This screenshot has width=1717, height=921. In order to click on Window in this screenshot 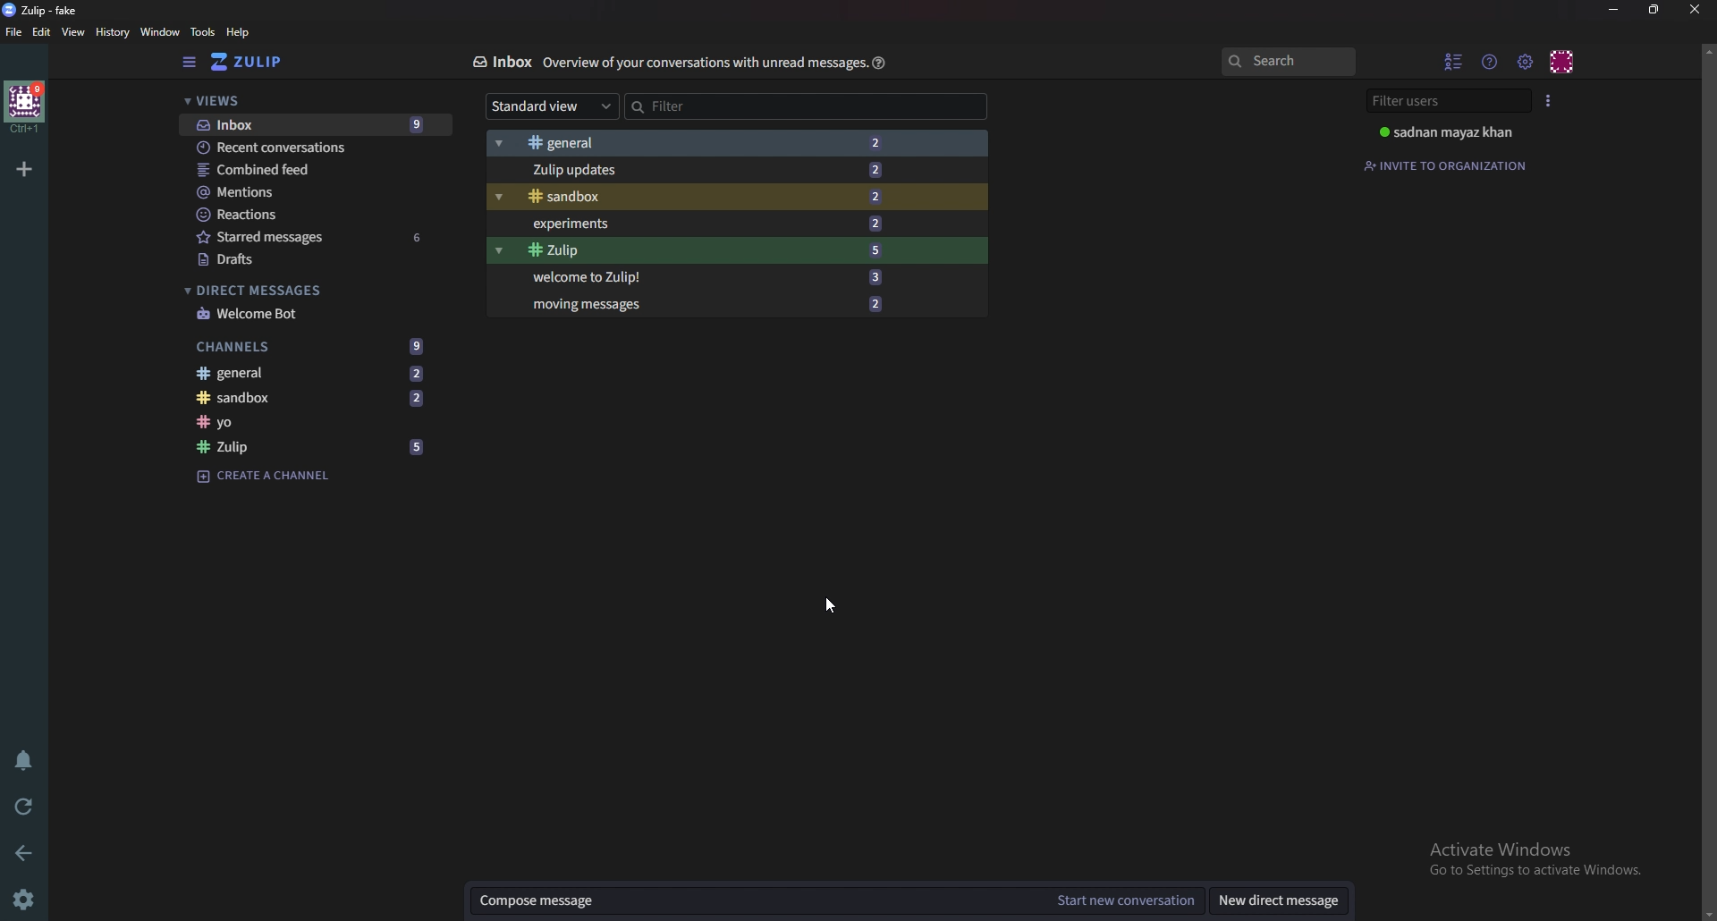, I will do `click(159, 33)`.